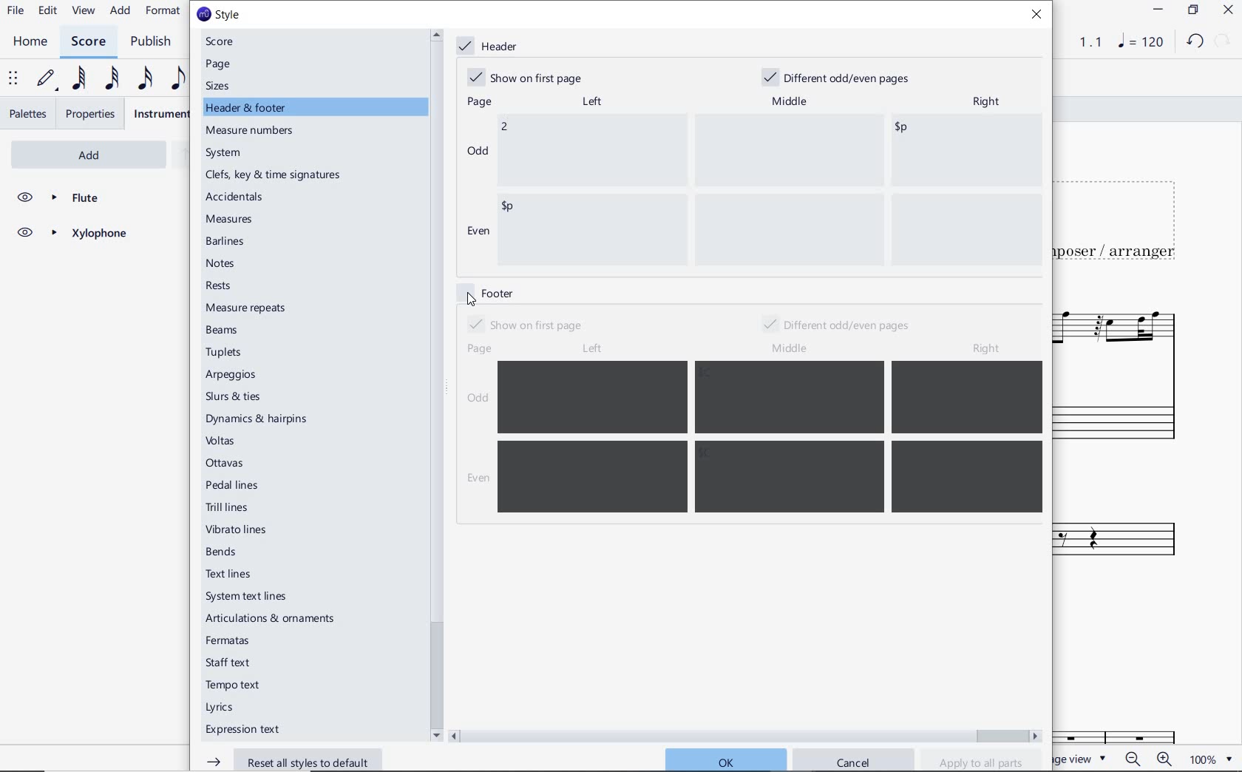  I want to click on slurs & ties, so click(234, 398).